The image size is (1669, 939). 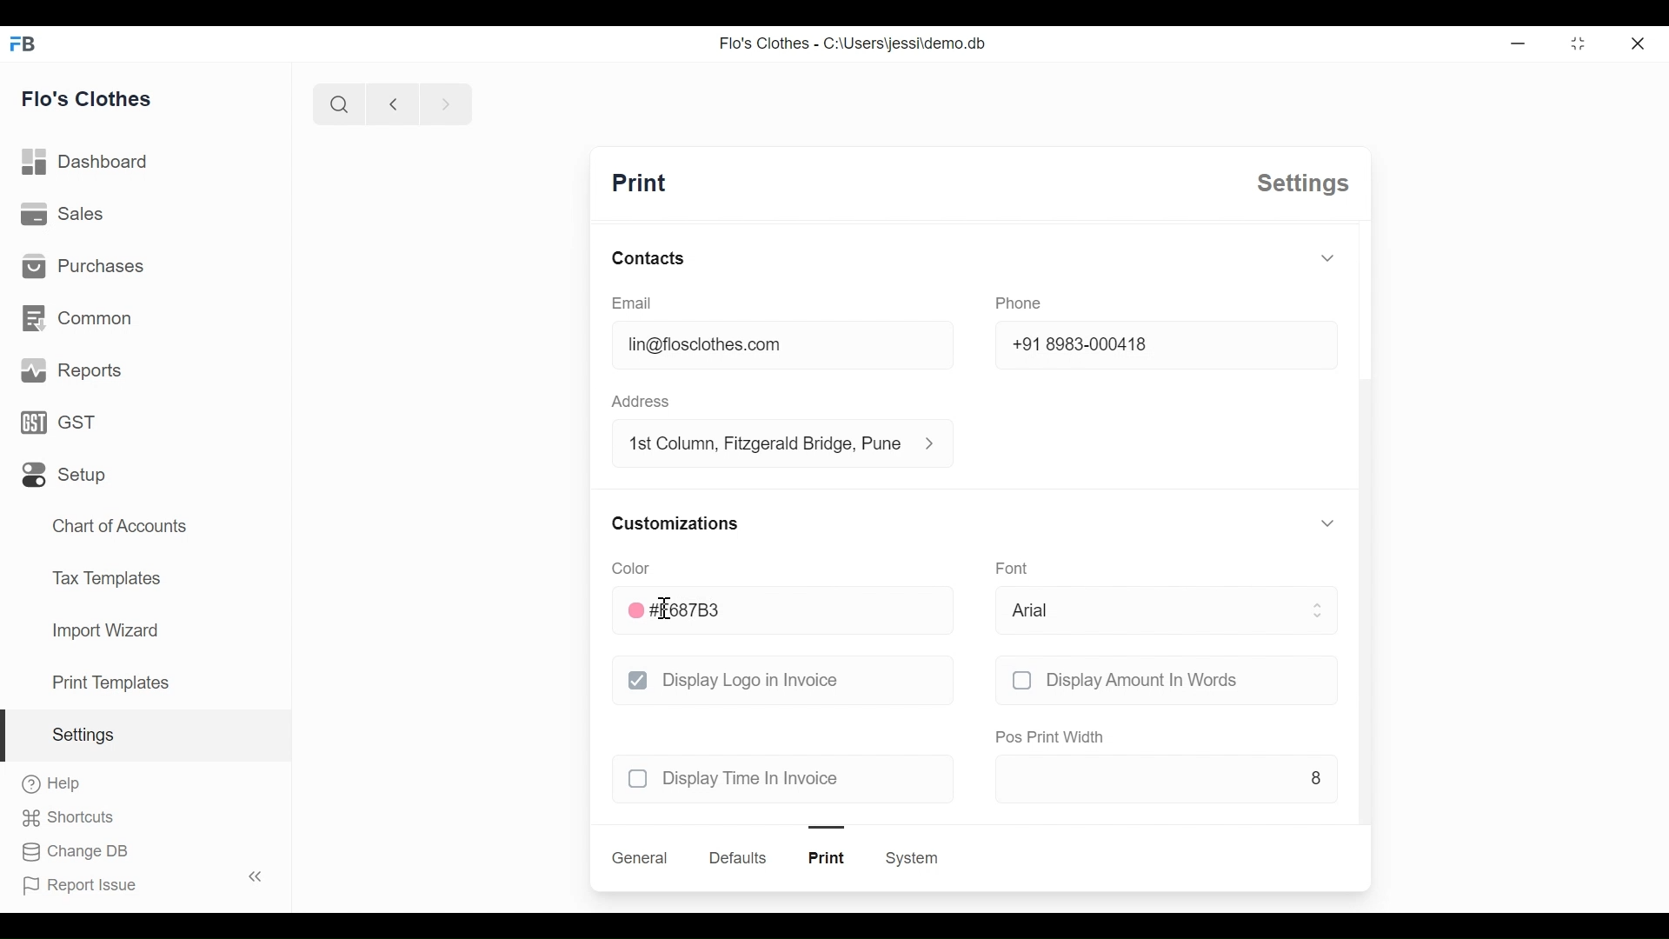 I want to click on search, so click(x=338, y=103).